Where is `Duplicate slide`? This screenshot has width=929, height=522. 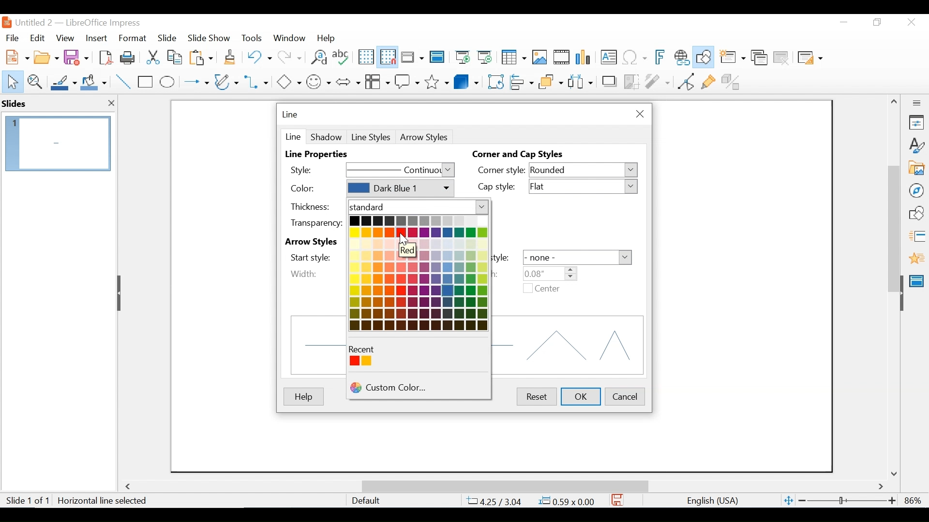 Duplicate slide is located at coordinates (759, 58).